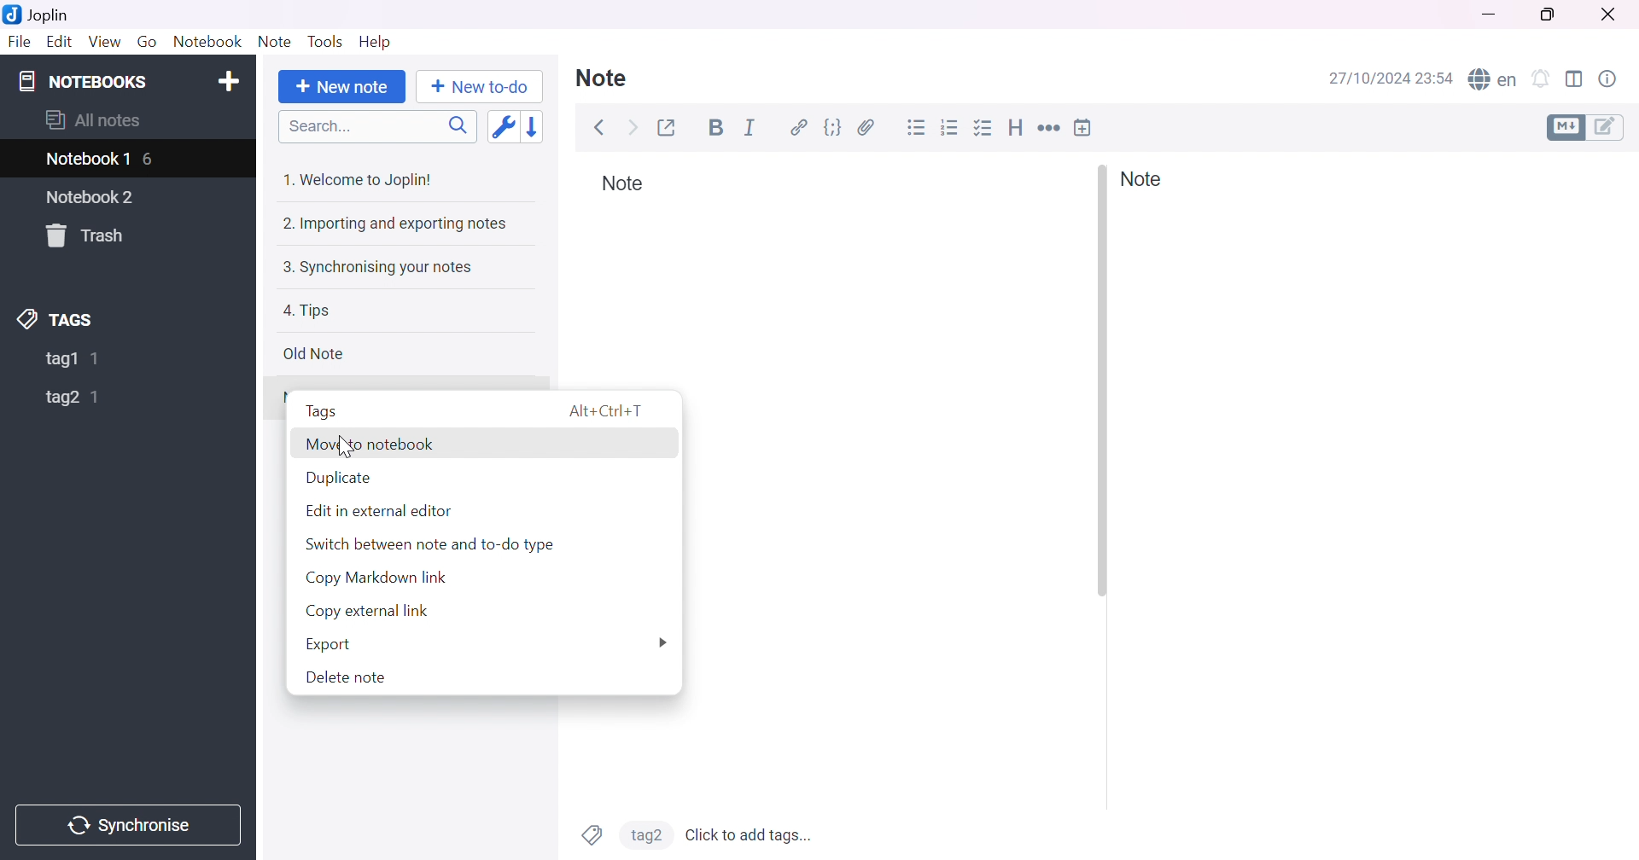 Image resolution: width=1639 pixels, height=860 pixels. Describe the element at coordinates (866, 129) in the screenshot. I see `Attach file` at that location.